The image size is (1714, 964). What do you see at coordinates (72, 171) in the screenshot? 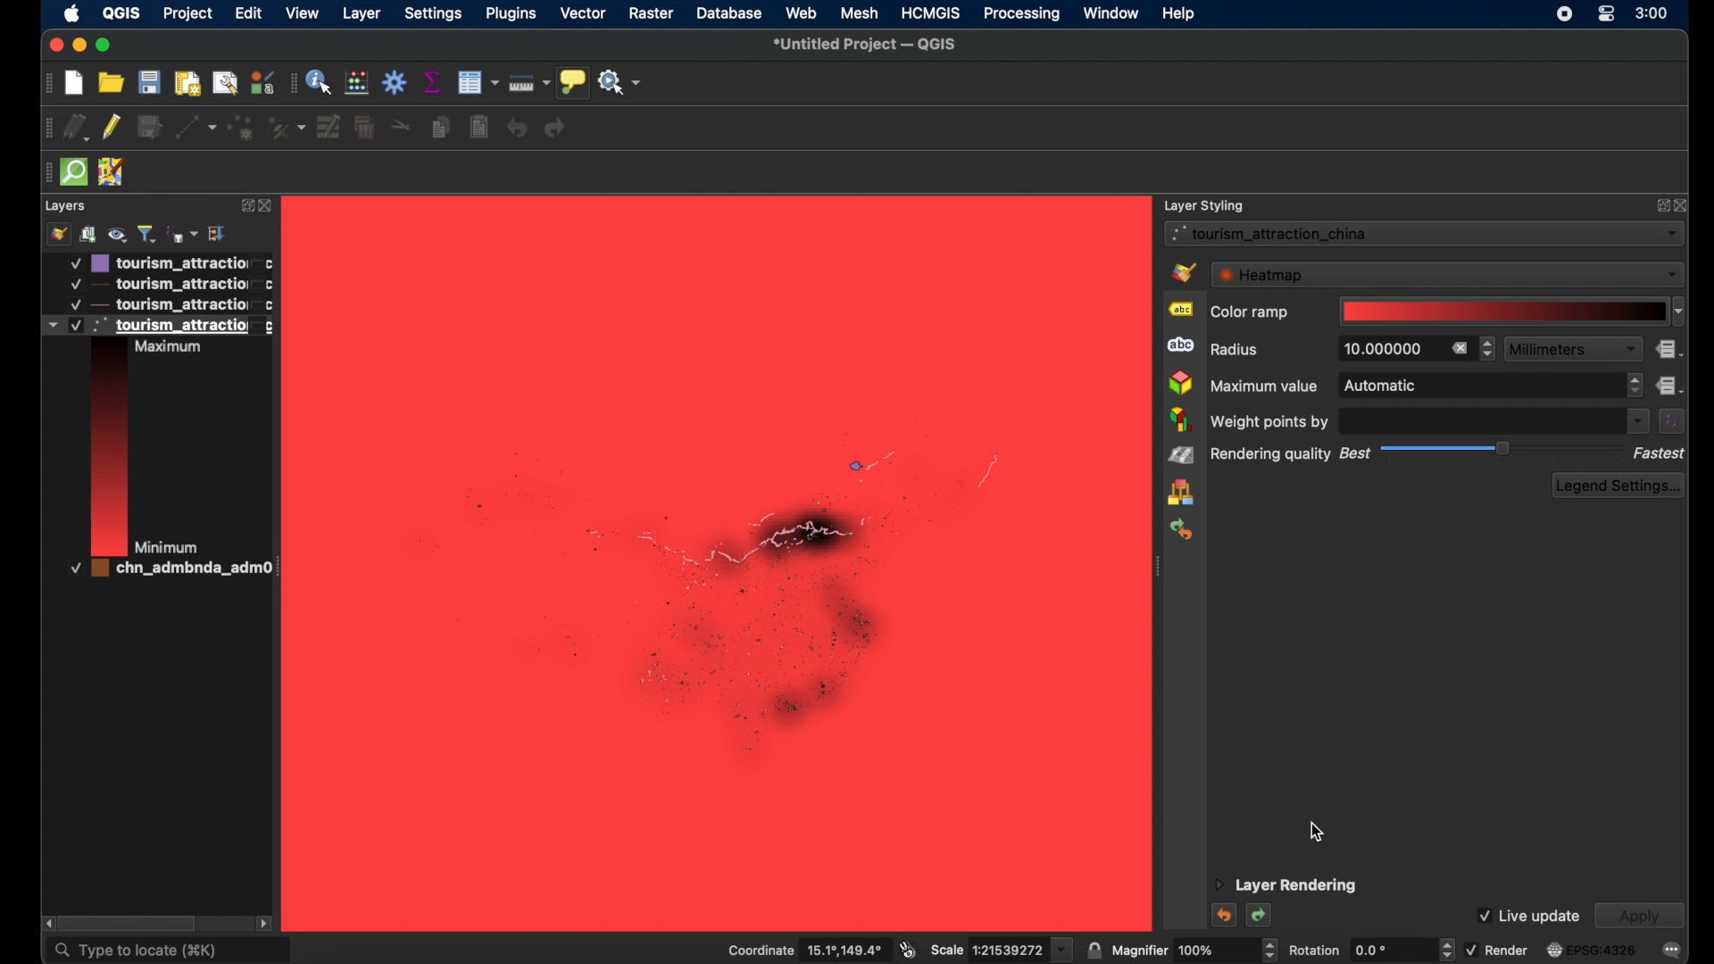
I see `quick osm` at bounding box center [72, 171].